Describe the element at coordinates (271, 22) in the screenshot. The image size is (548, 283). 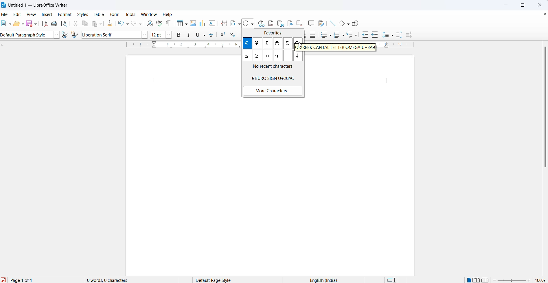
I see `insert footnote` at that location.